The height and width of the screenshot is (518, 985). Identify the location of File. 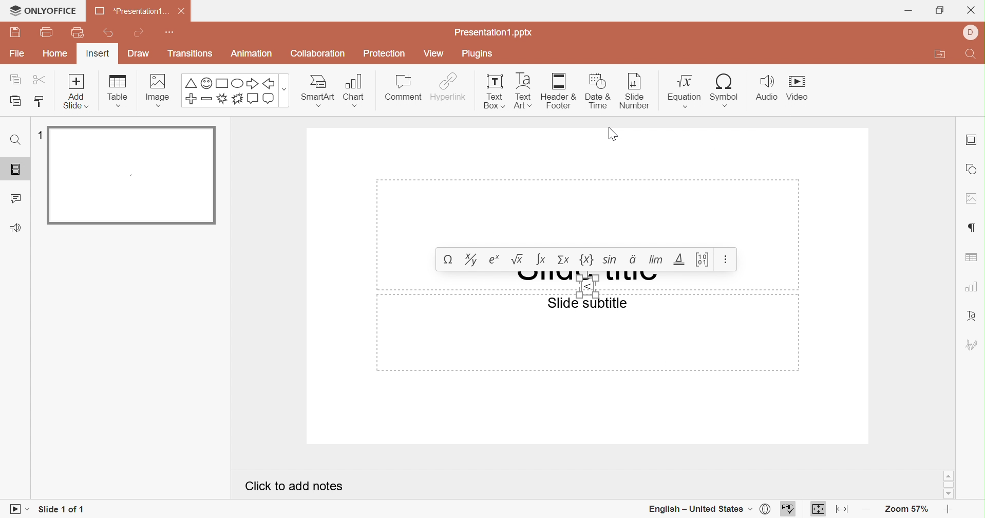
(18, 55).